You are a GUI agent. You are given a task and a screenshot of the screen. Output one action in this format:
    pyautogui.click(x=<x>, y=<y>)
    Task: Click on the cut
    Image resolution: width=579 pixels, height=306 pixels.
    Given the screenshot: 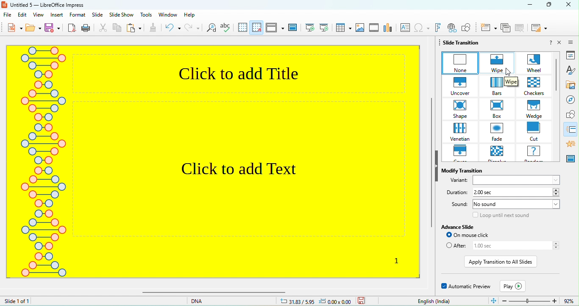 What is the action you would take?
    pyautogui.click(x=103, y=28)
    